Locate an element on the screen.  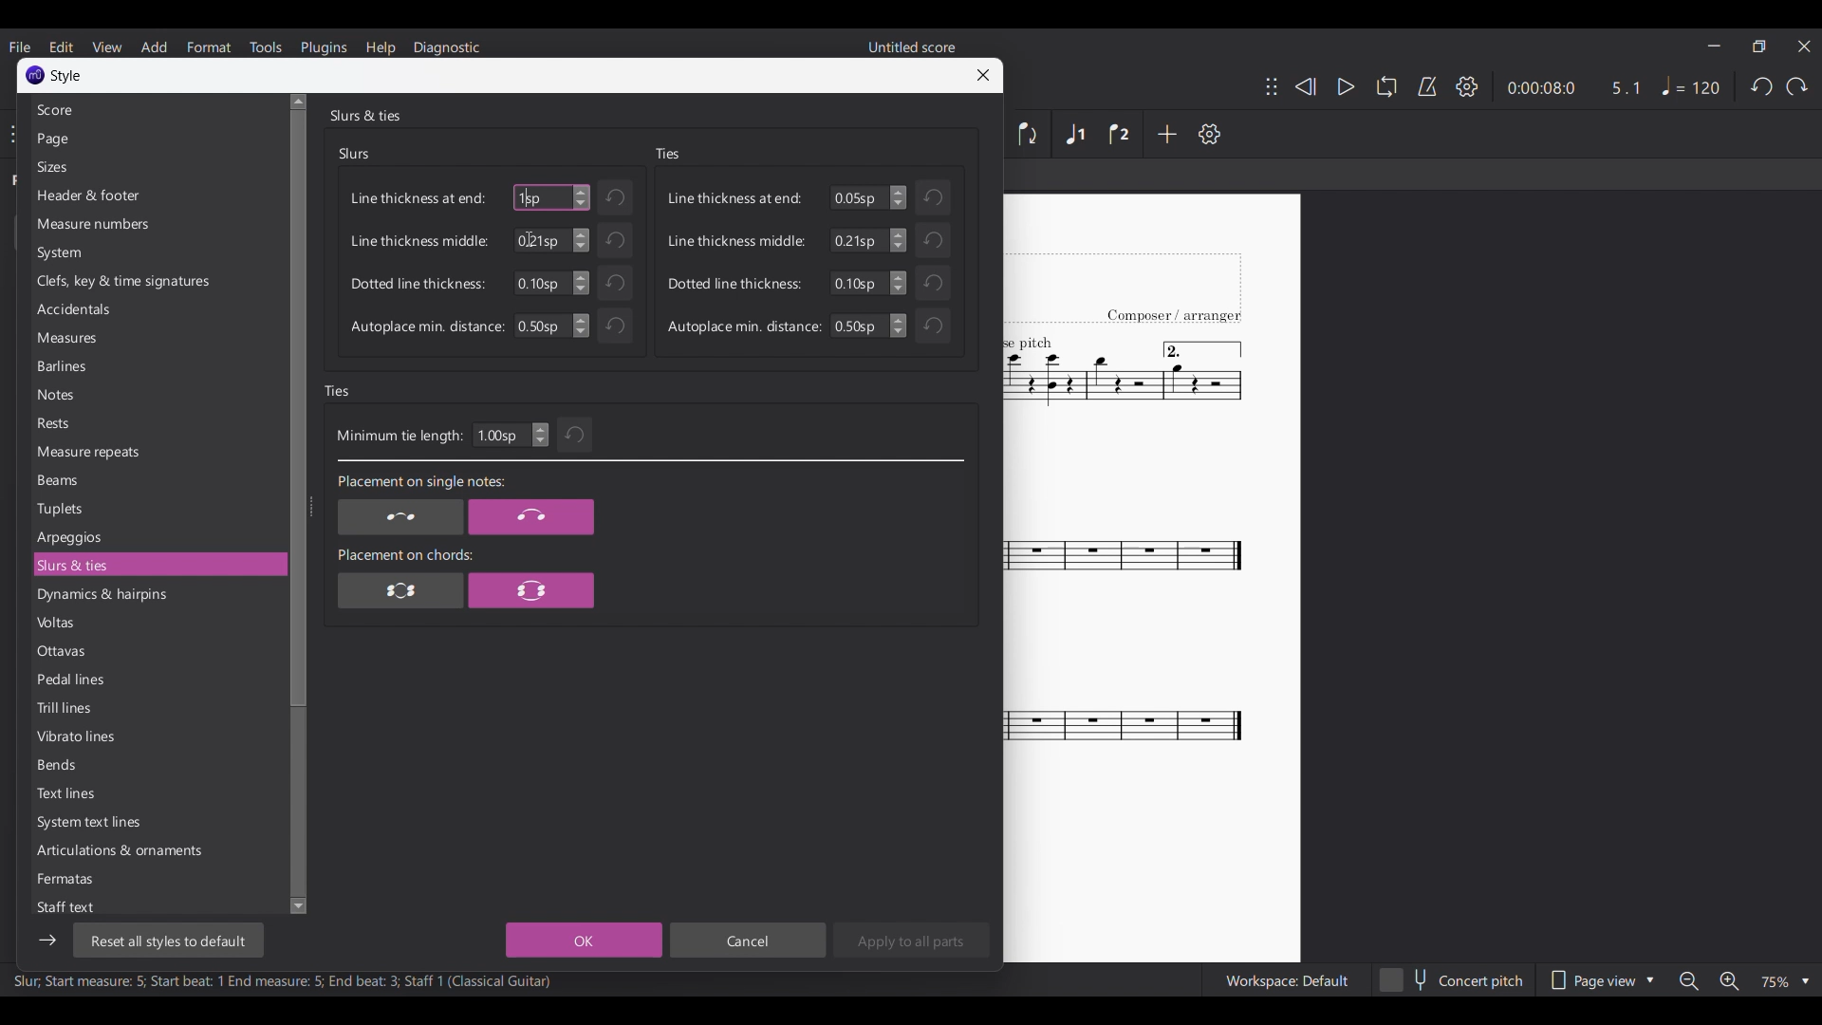
Staff text is located at coordinates (155, 906).